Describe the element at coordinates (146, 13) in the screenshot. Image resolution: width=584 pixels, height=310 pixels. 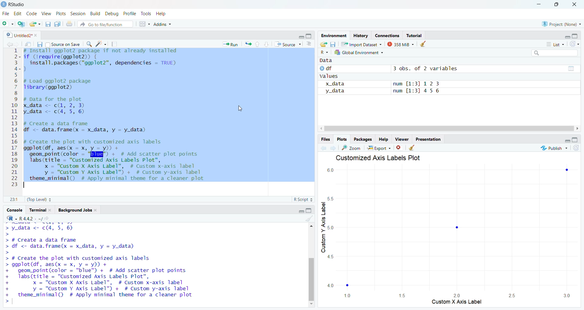
I see `Tools` at that location.